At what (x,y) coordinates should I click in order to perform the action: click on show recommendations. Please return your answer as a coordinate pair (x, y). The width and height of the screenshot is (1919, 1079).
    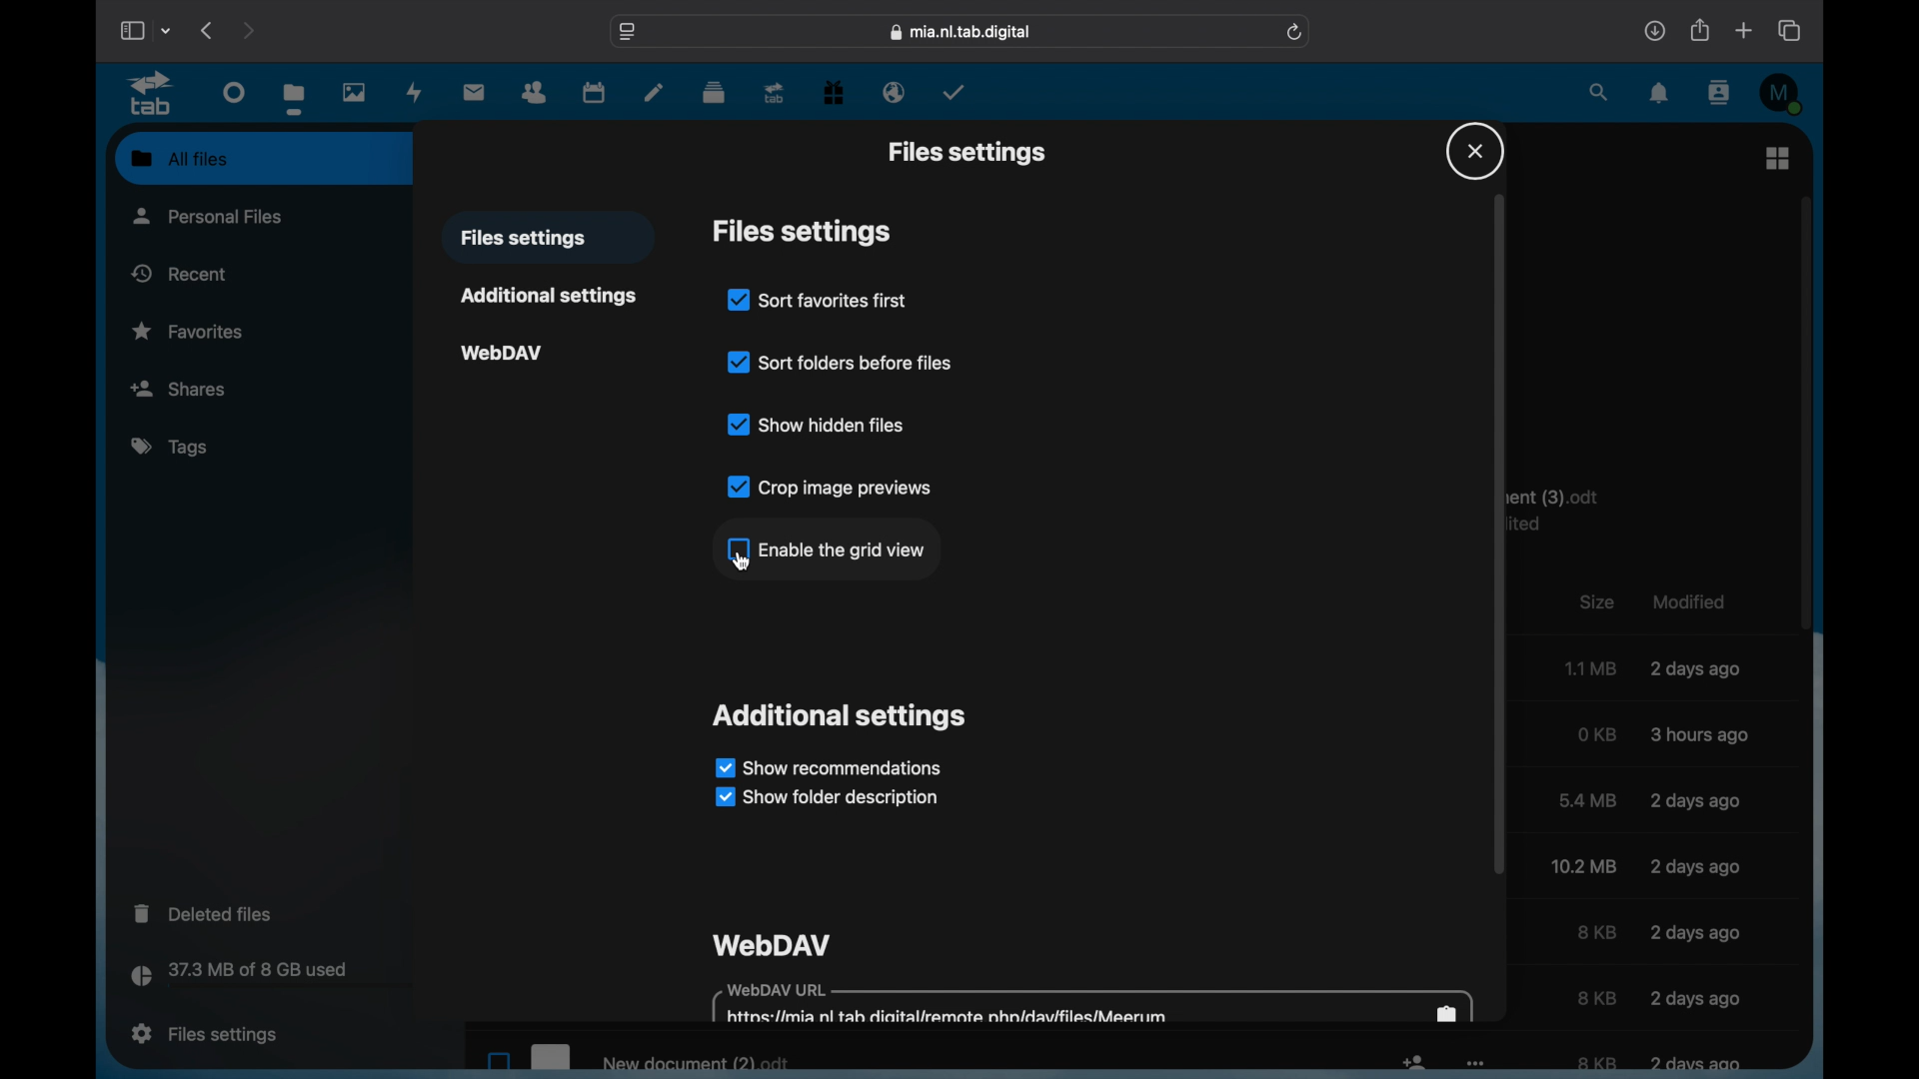
    Looking at the image, I should click on (828, 766).